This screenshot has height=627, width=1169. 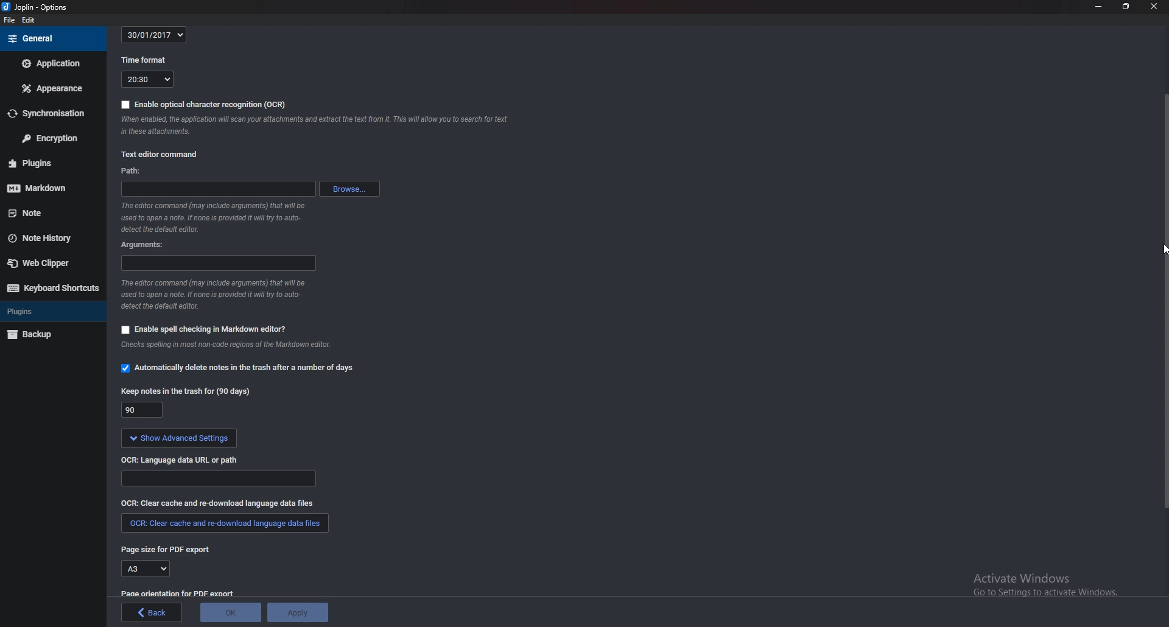 What do you see at coordinates (230, 612) in the screenshot?
I see `ok` at bounding box center [230, 612].